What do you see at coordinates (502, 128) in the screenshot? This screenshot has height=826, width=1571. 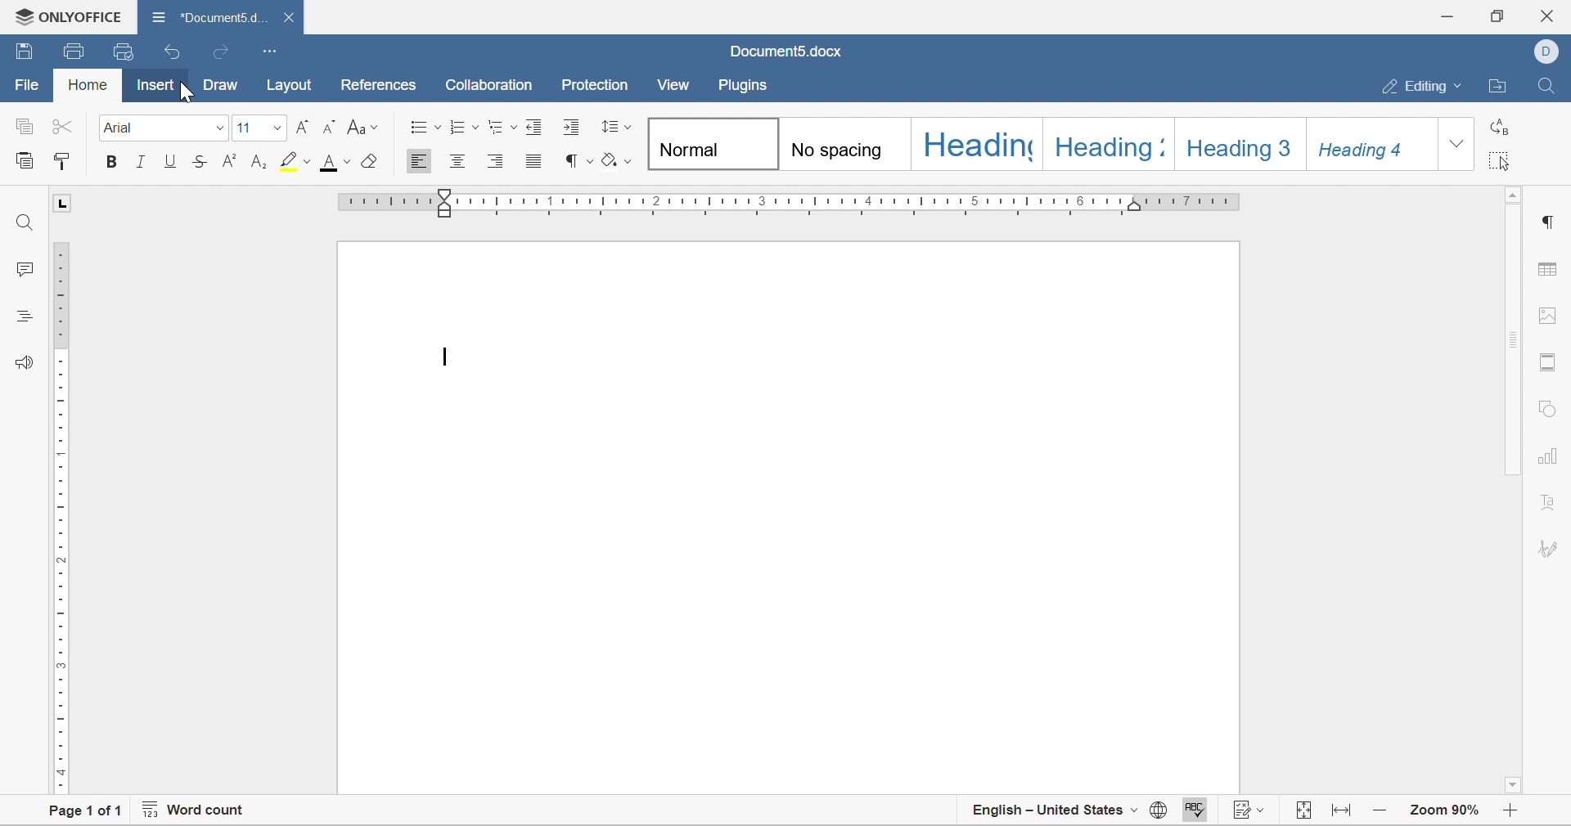 I see `multilevel list` at bounding box center [502, 128].